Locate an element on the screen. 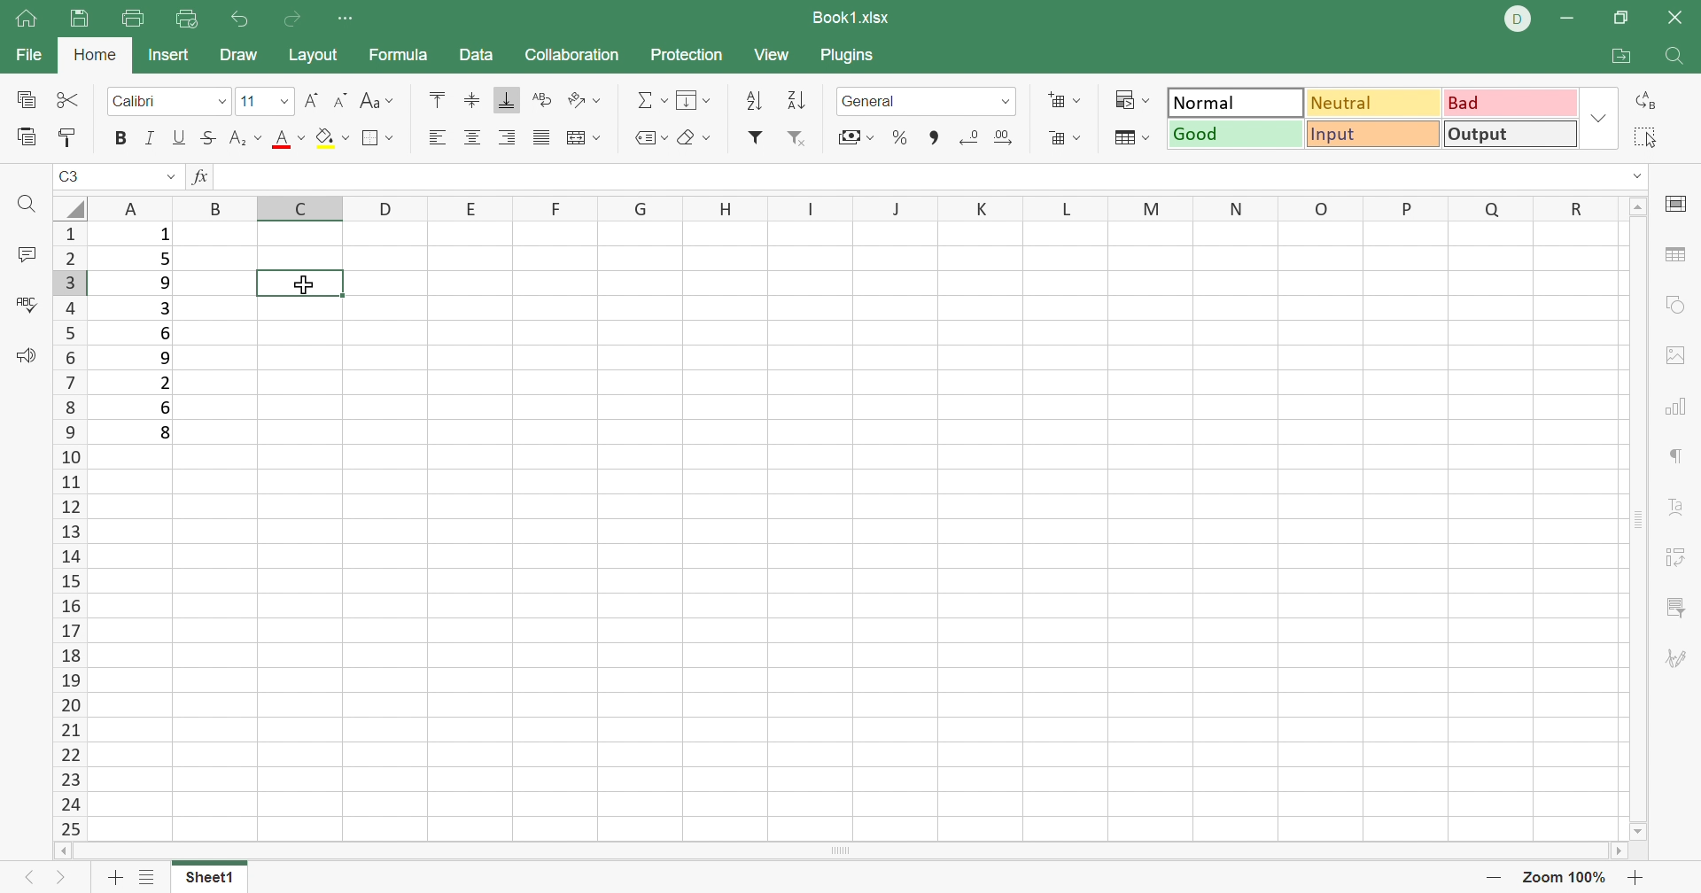 The width and height of the screenshot is (1701, 893). Increment font size is located at coordinates (312, 99).